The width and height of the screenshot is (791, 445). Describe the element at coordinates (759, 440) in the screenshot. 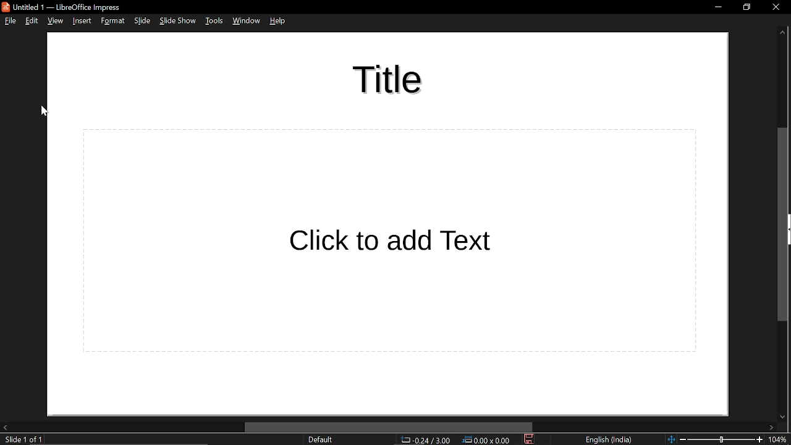

I see `zoom in` at that location.